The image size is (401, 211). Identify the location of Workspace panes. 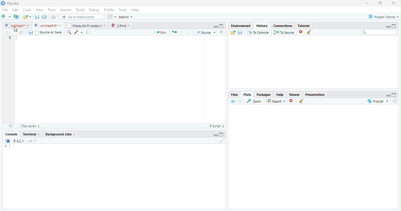
(111, 17).